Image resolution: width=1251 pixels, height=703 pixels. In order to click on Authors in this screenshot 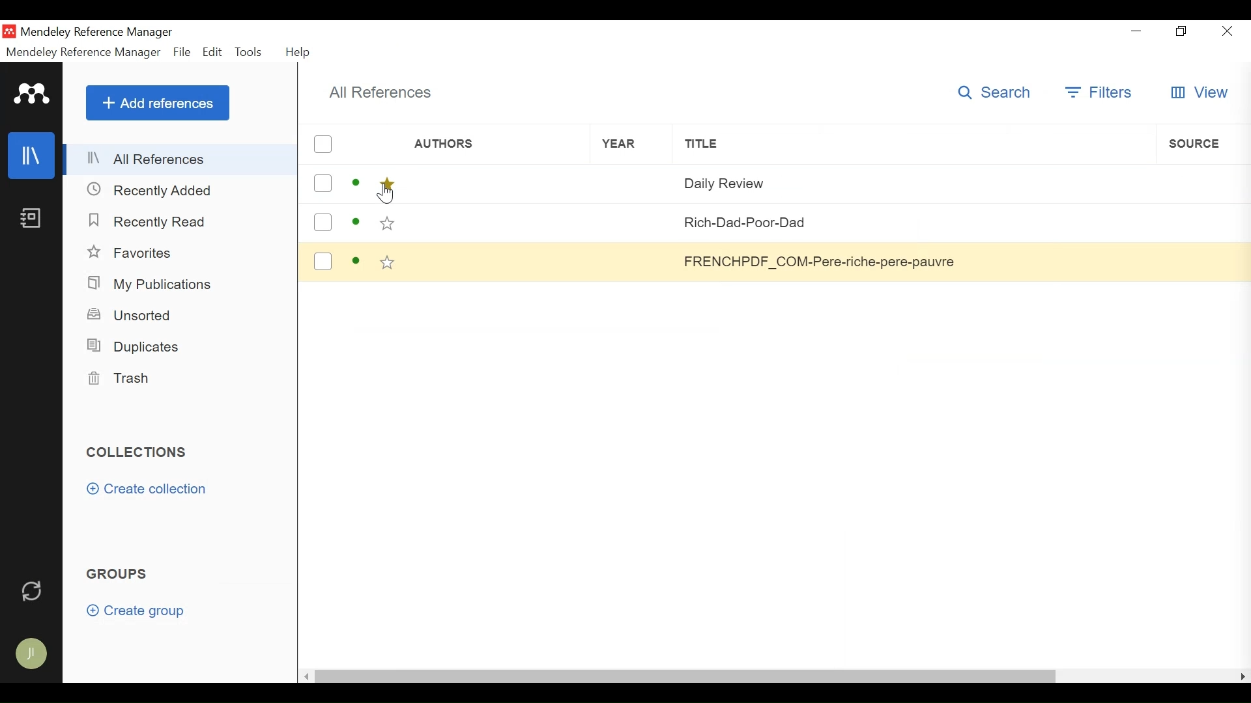, I will do `click(490, 144)`.